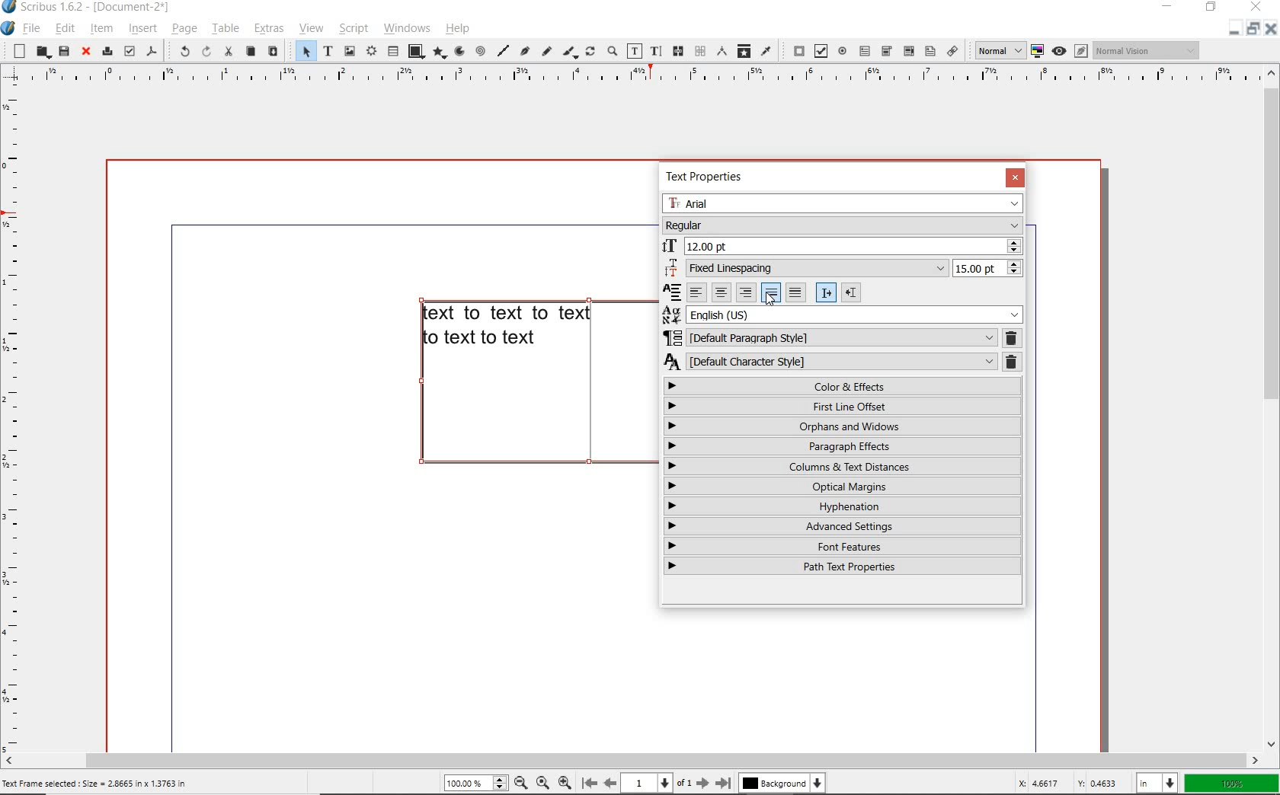 Image resolution: width=1280 pixels, height=795 pixels. I want to click on CLOSE, so click(1014, 178).